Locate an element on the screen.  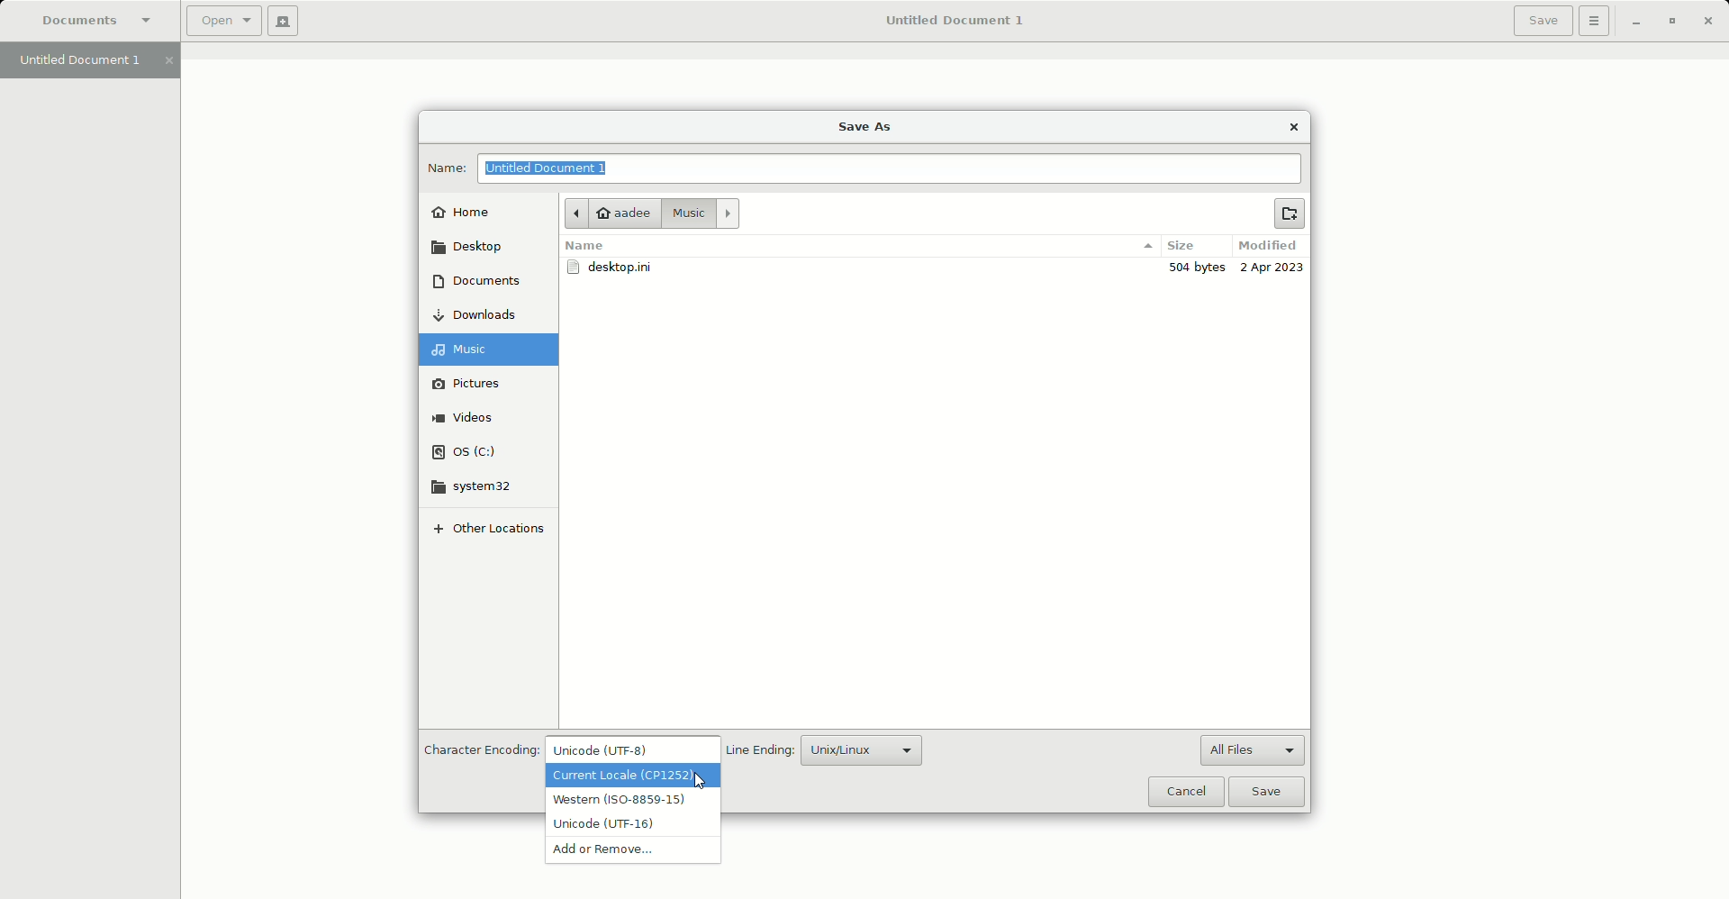
Unicode is located at coordinates (631, 750).